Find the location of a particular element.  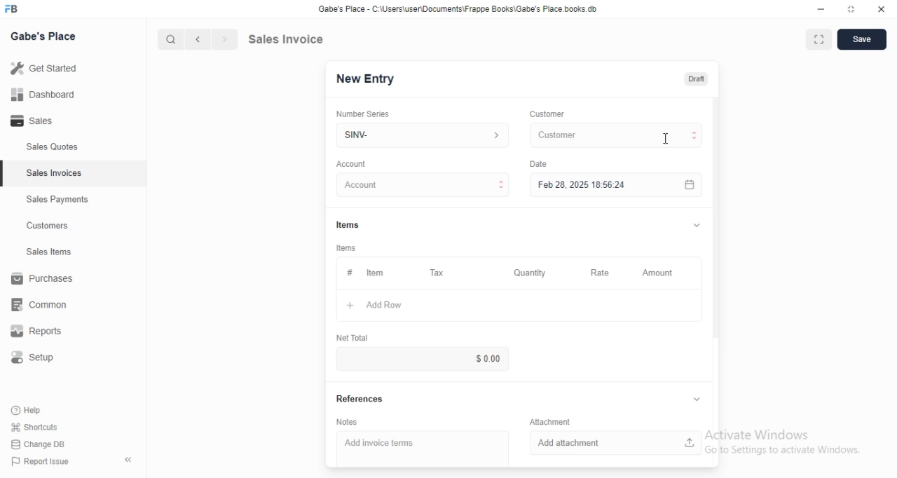

all Dashboard is located at coordinates (48, 99).